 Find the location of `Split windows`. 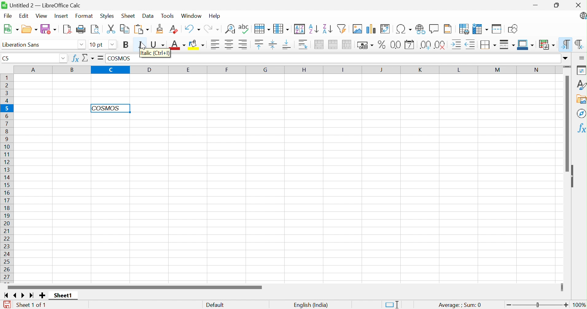

Split windows is located at coordinates (497, 29).